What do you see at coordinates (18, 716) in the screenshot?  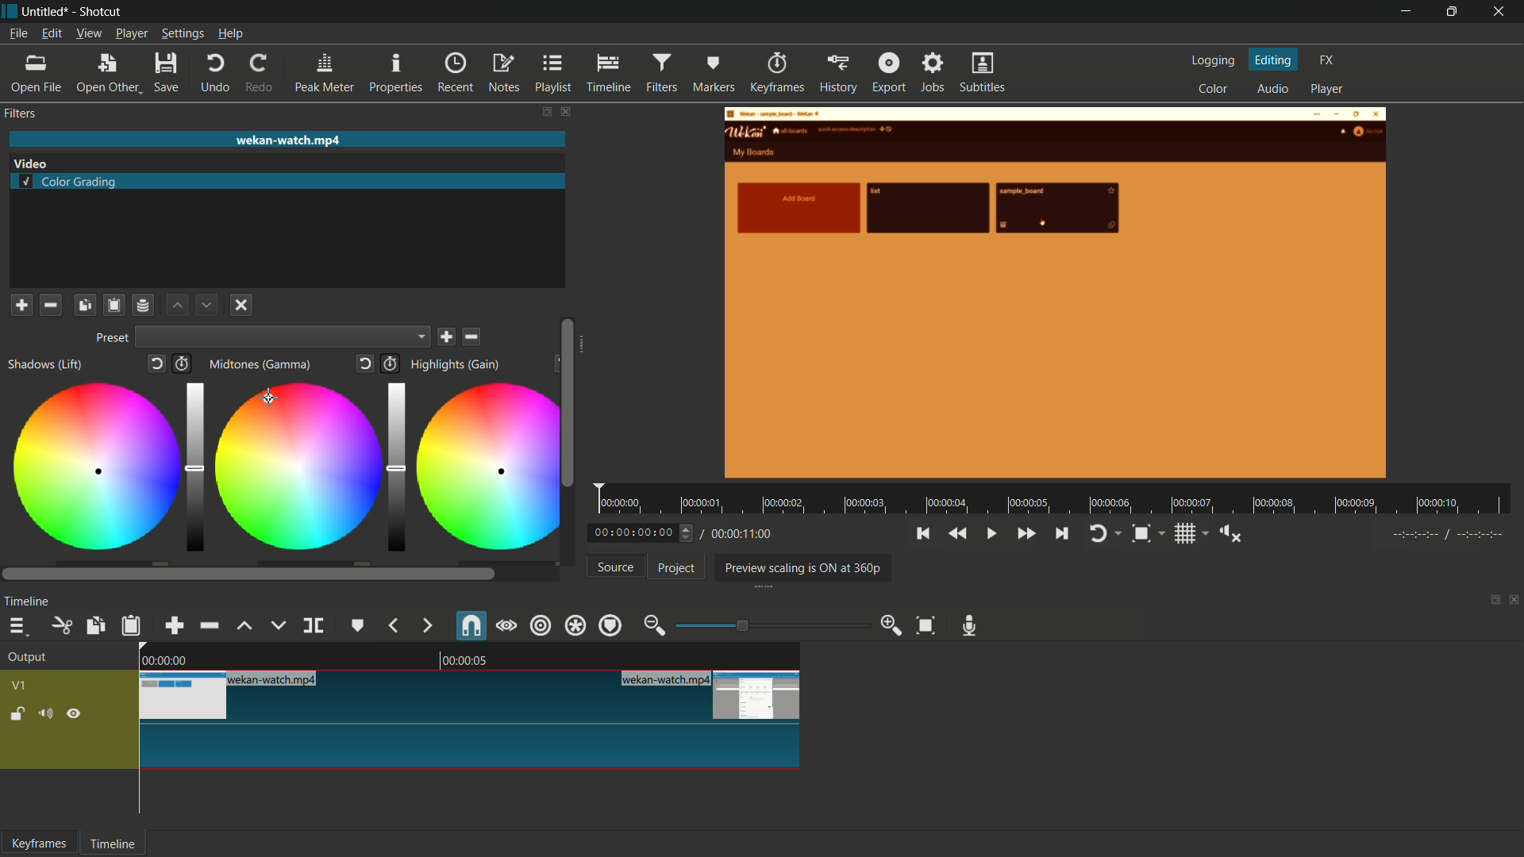 I see `lock` at bounding box center [18, 716].